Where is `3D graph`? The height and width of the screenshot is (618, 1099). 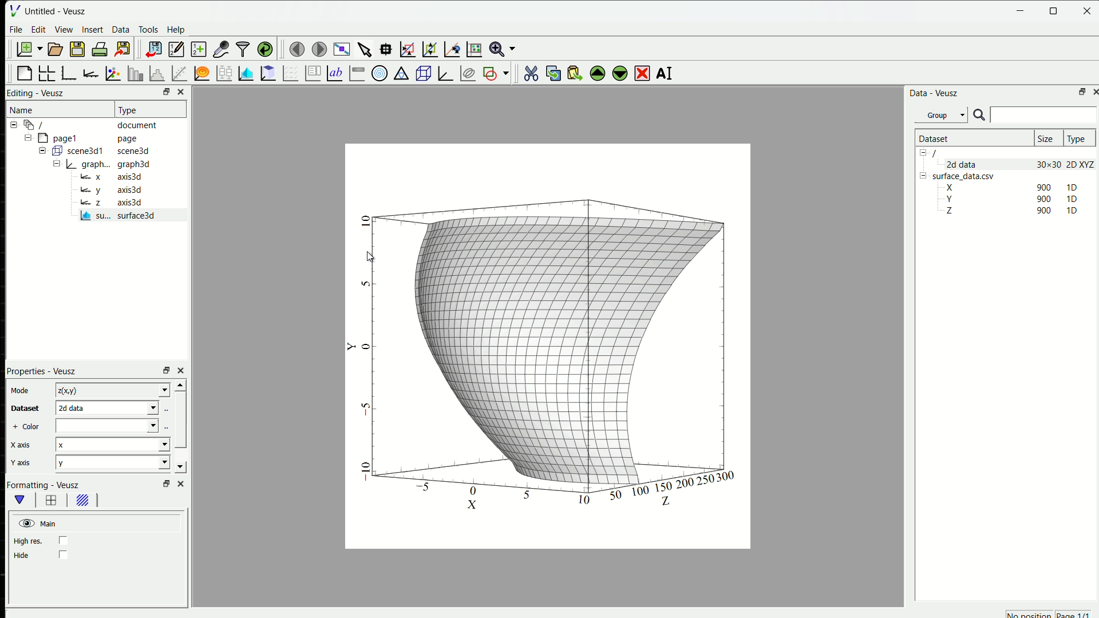 3D graph is located at coordinates (446, 73).